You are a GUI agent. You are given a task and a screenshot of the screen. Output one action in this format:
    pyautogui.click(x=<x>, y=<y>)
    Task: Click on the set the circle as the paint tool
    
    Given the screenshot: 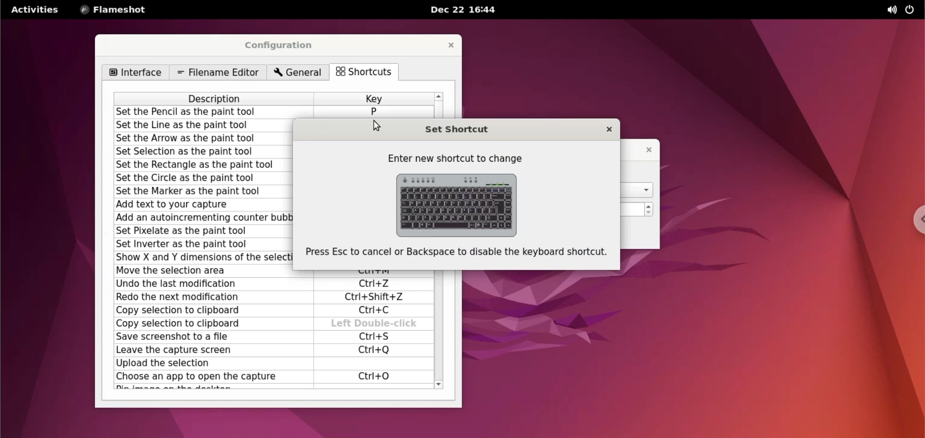 What is the action you would take?
    pyautogui.click(x=203, y=178)
    